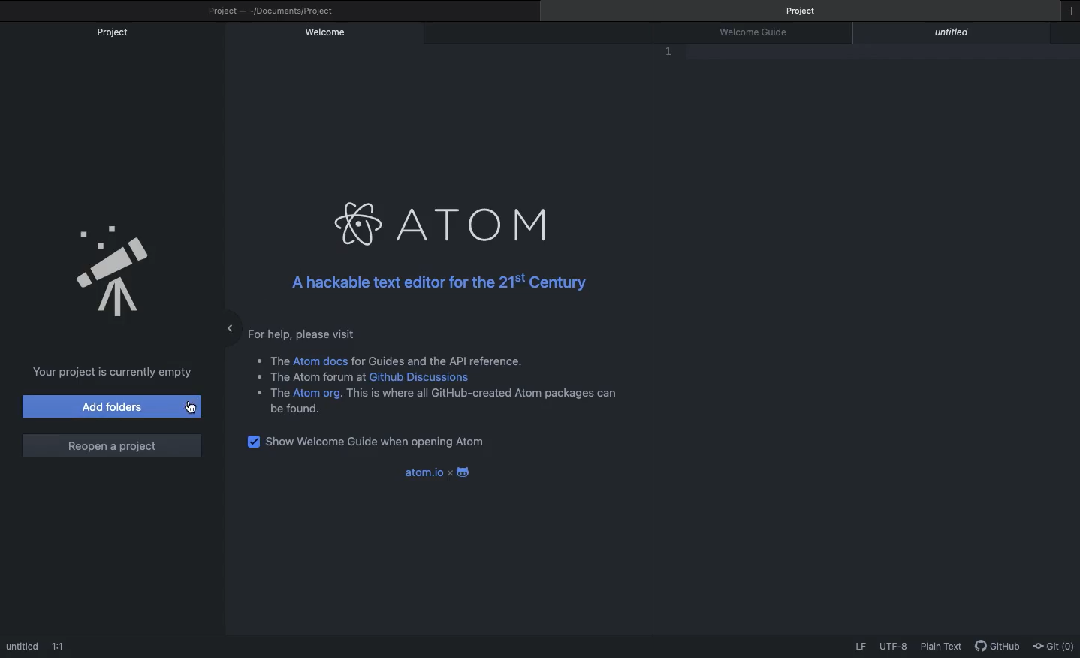 The width and height of the screenshot is (1080, 658). I want to click on Atom, so click(447, 225).